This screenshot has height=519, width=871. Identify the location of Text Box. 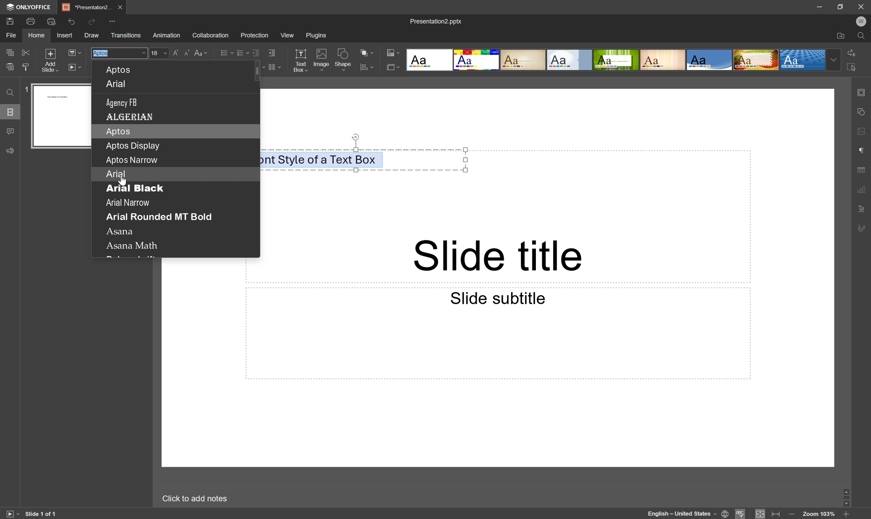
(300, 60).